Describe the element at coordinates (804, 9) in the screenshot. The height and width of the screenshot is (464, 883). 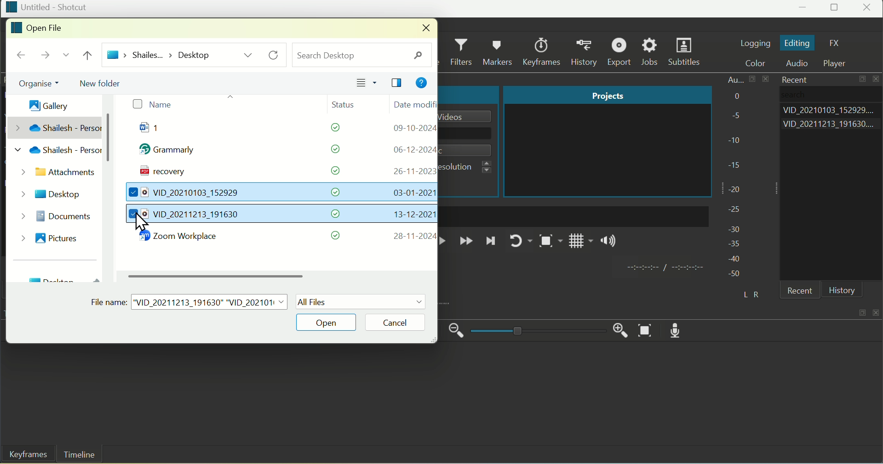
I see `Minimize` at that location.